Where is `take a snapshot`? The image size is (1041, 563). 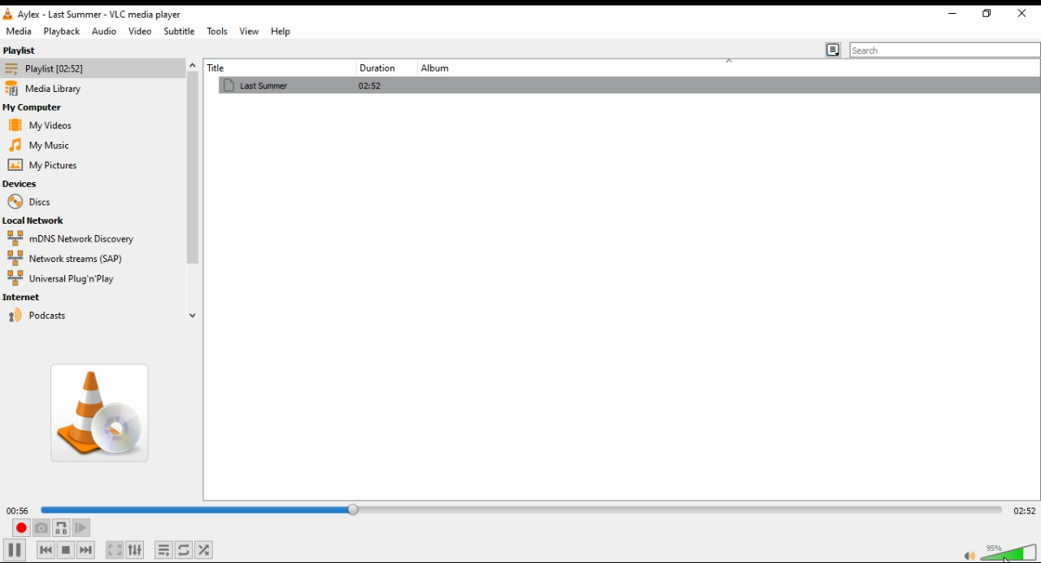
take a snapshot is located at coordinates (41, 528).